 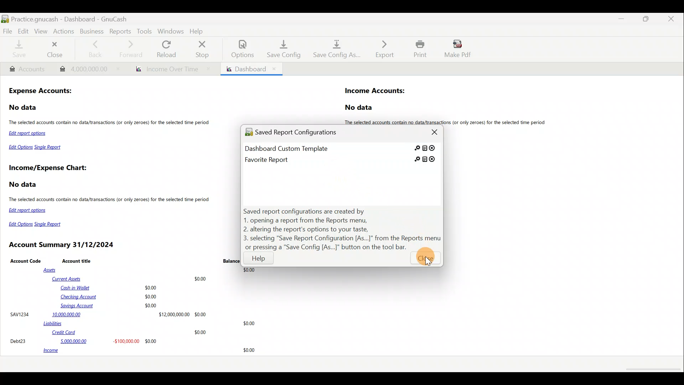 I want to click on Maximise, so click(x=647, y=21).